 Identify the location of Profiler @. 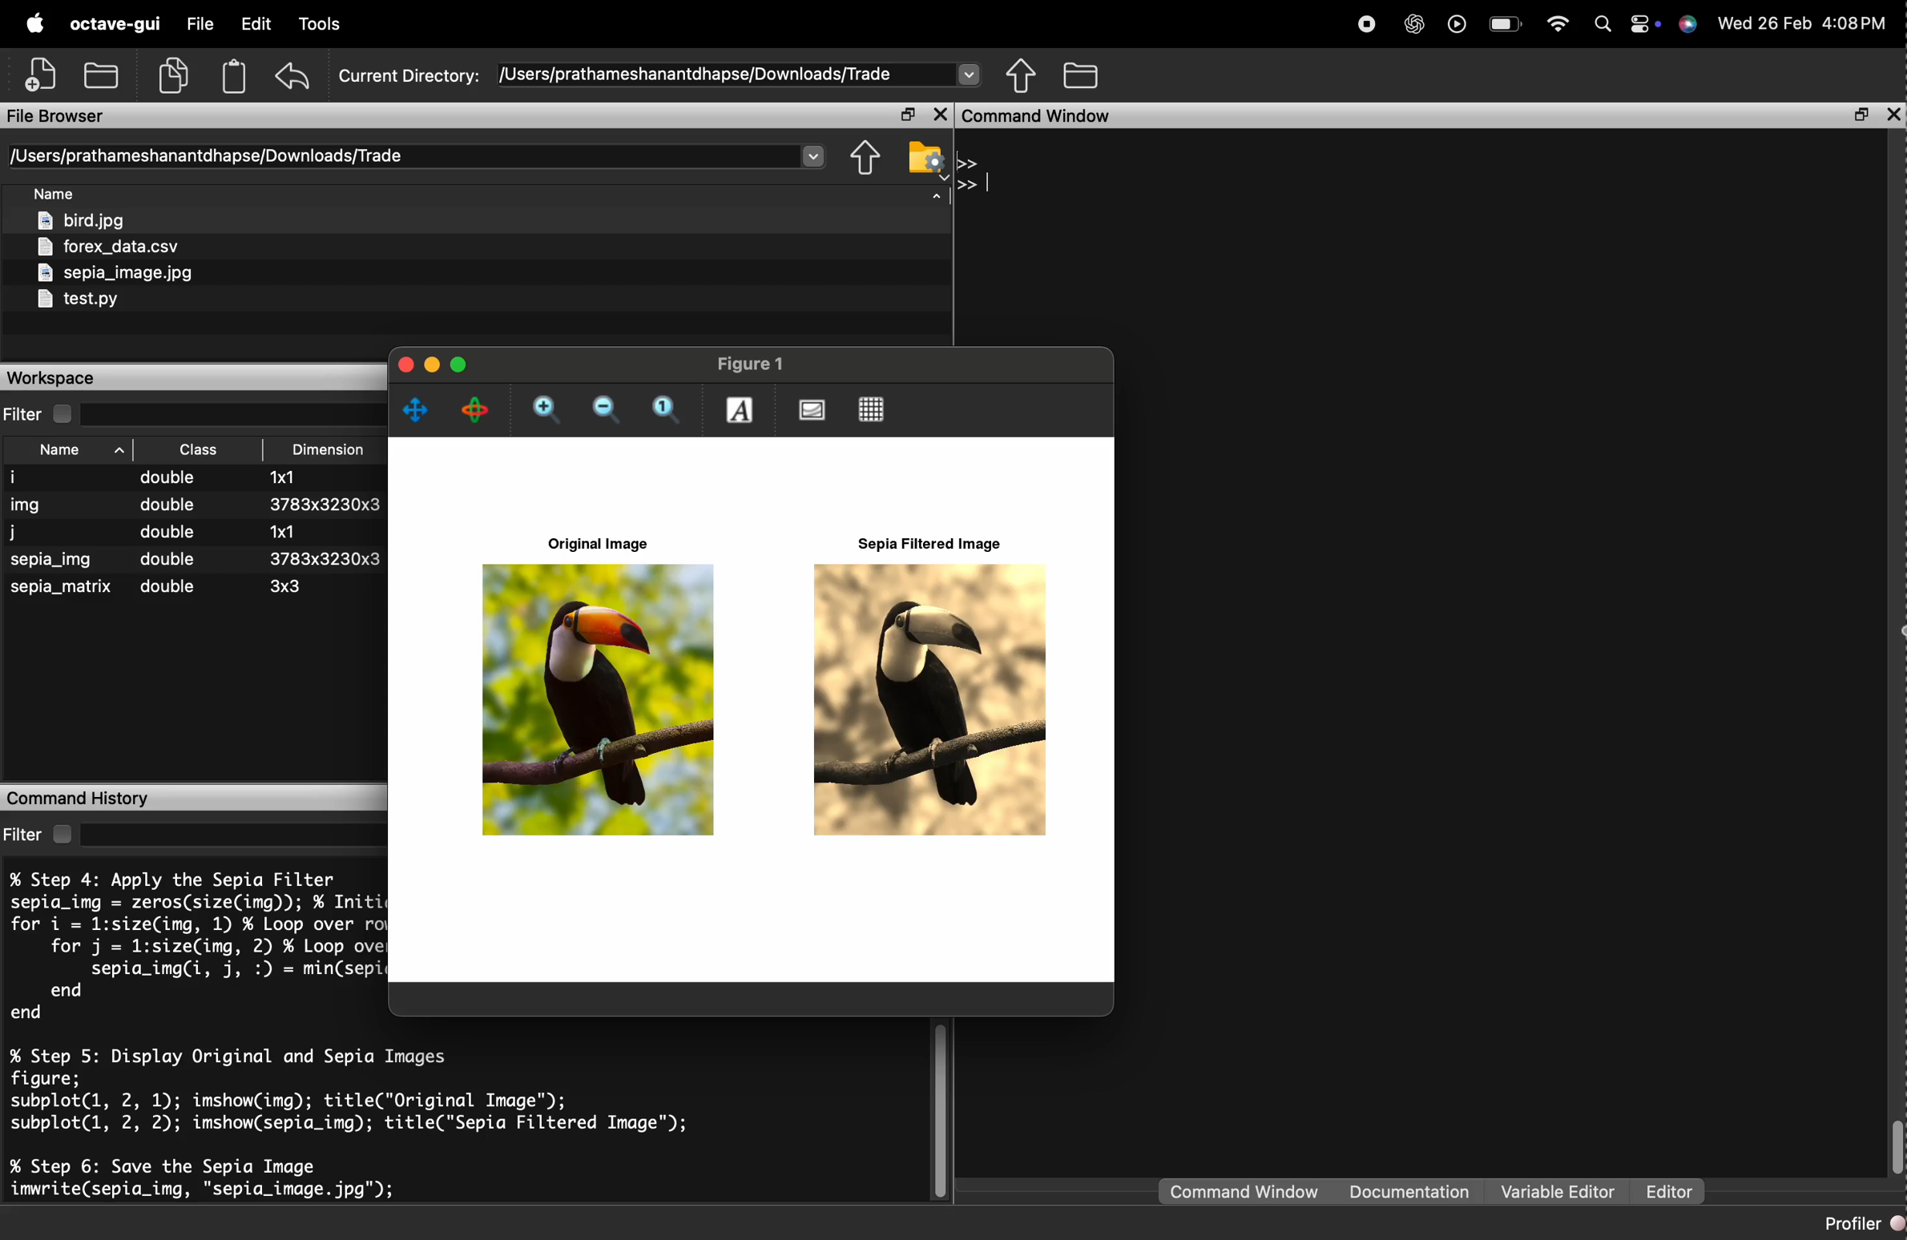
(1863, 1222).